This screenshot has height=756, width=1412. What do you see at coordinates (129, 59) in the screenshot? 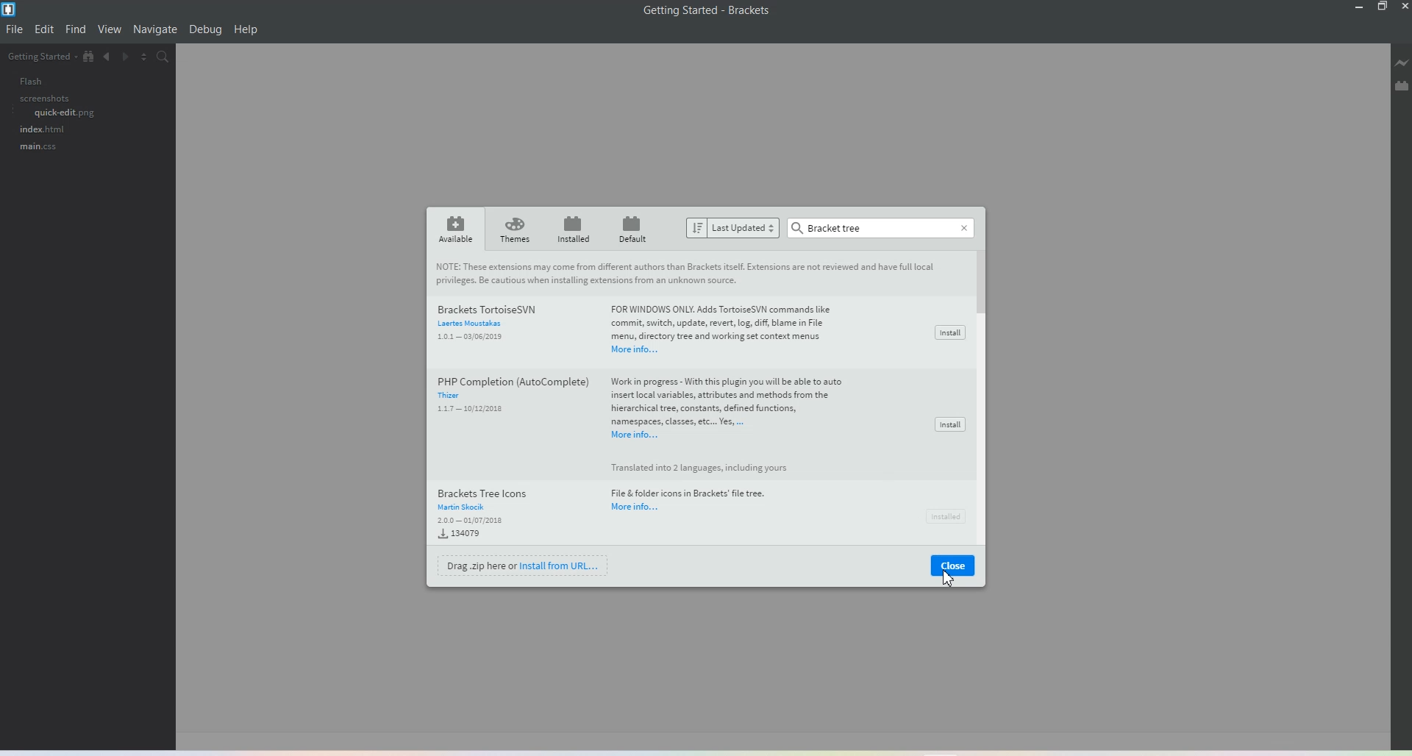
I see `Navigate Forwards` at bounding box center [129, 59].